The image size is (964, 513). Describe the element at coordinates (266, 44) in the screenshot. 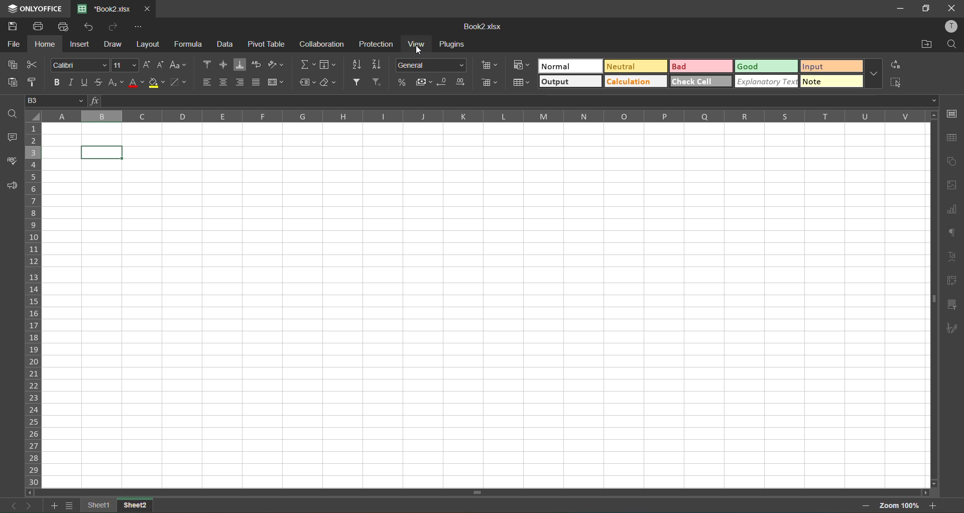

I see `pivot table` at that location.